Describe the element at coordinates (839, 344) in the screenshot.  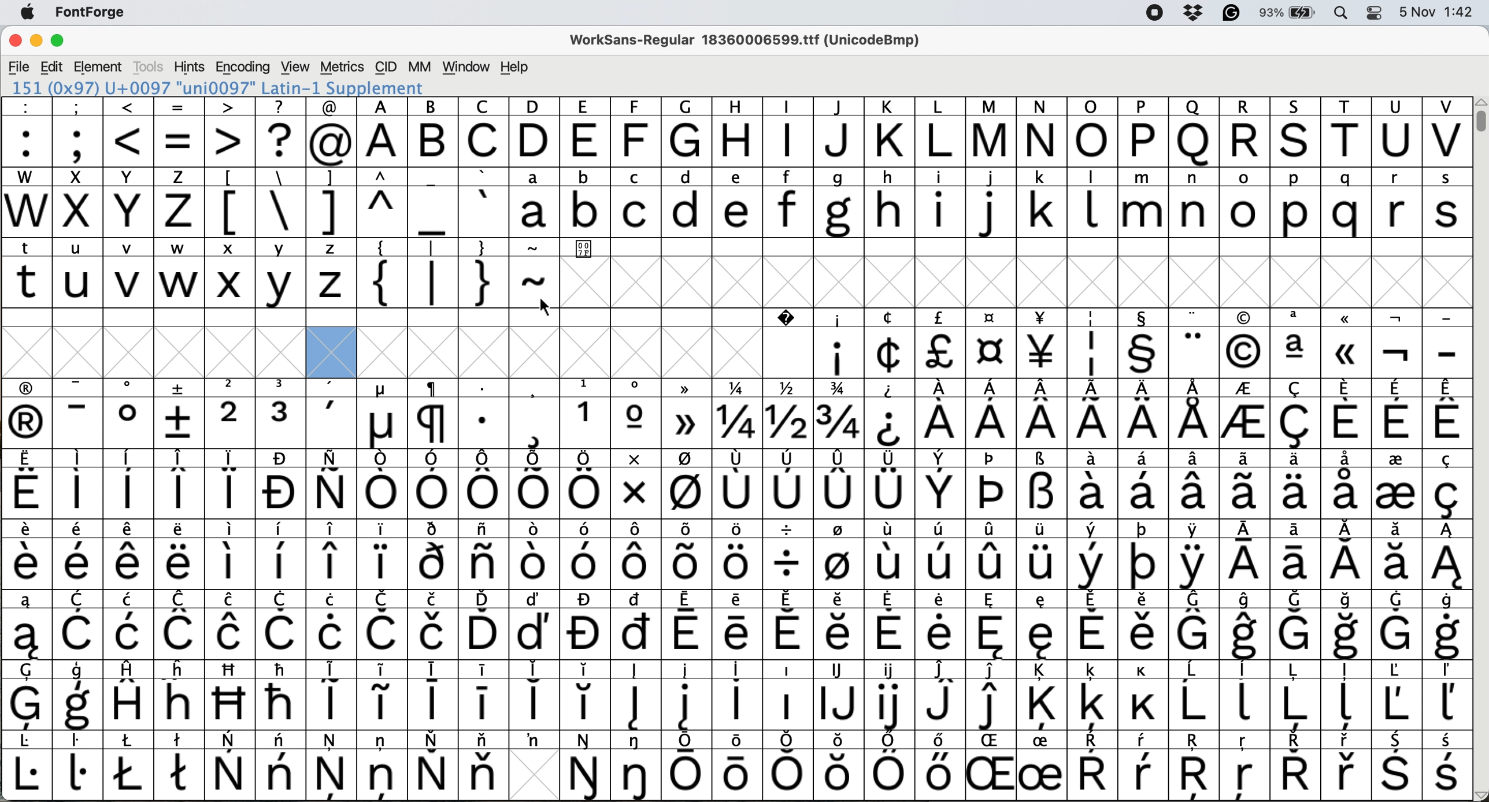
I see `symbol` at that location.